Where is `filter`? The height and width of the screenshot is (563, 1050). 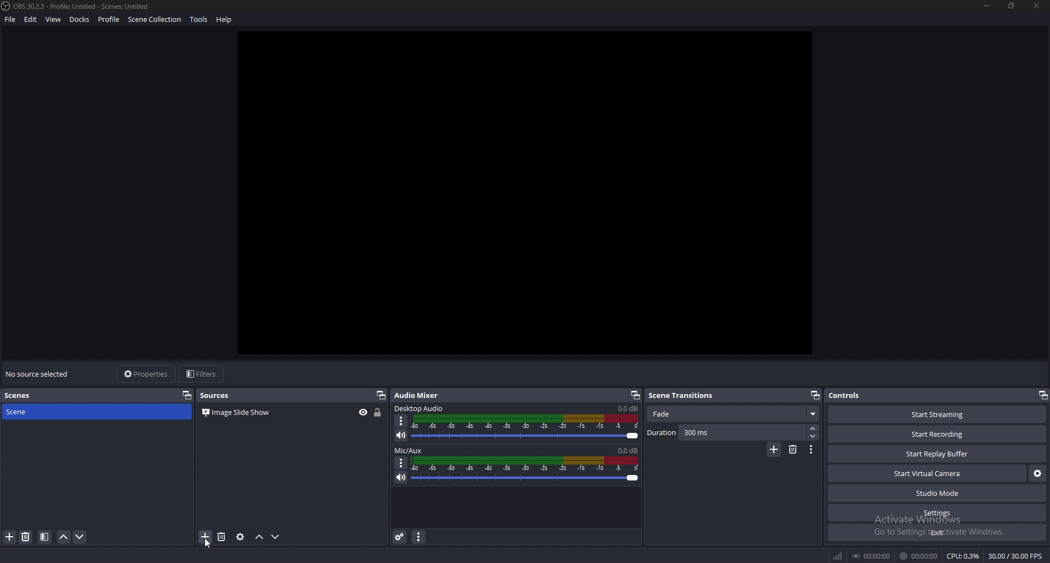 filter is located at coordinates (44, 537).